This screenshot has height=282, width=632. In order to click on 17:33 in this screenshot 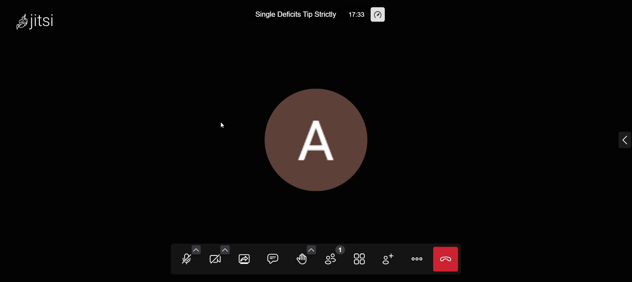, I will do `click(352, 14)`.